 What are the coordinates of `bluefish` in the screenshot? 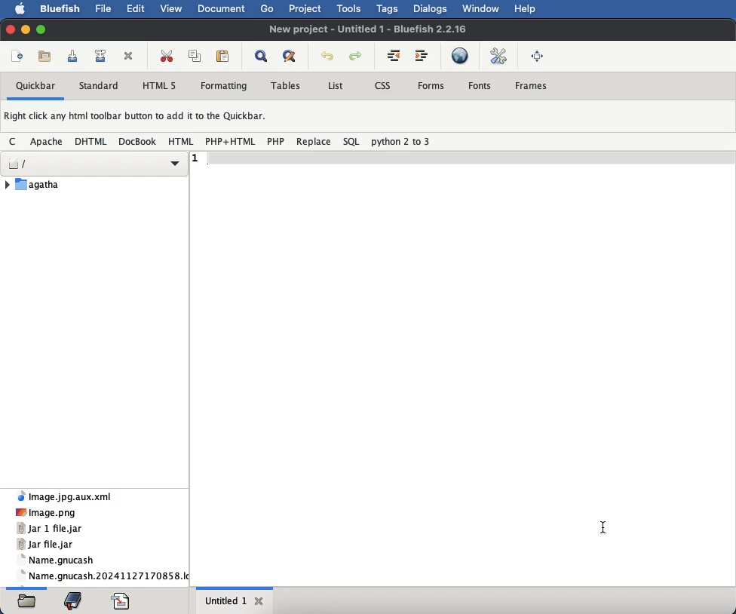 It's located at (60, 7).